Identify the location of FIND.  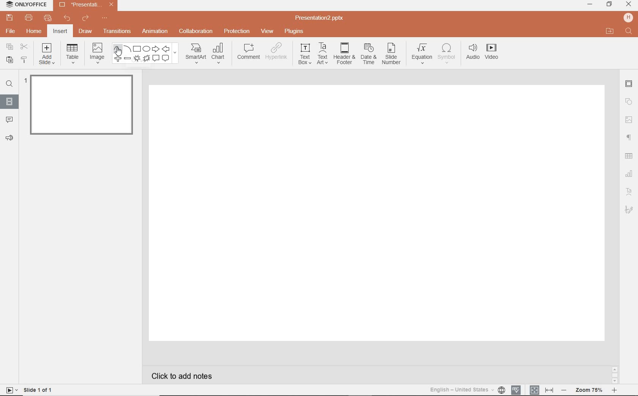
(629, 31).